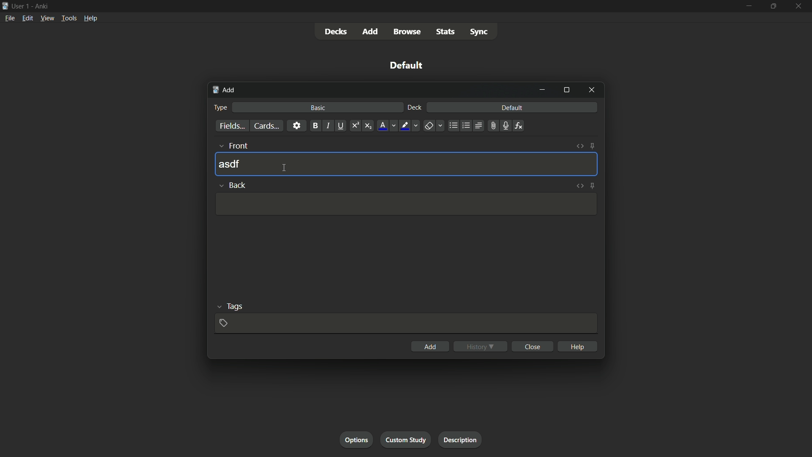 The image size is (812, 457). Describe the element at coordinates (371, 31) in the screenshot. I see `add` at that location.